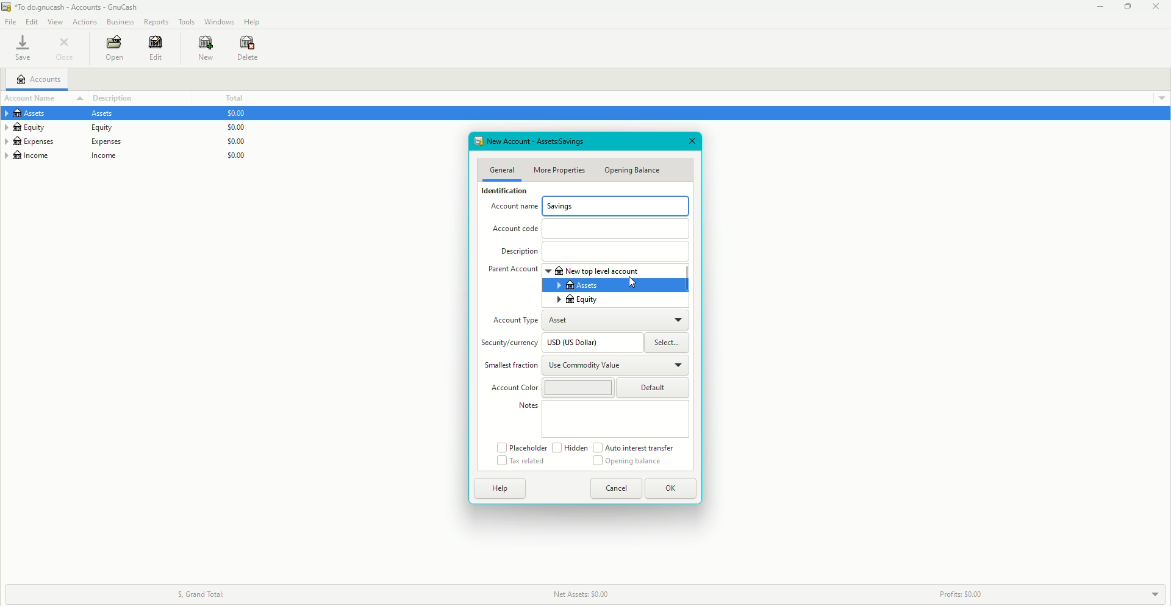  I want to click on Typing box for description, so click(616, 252).